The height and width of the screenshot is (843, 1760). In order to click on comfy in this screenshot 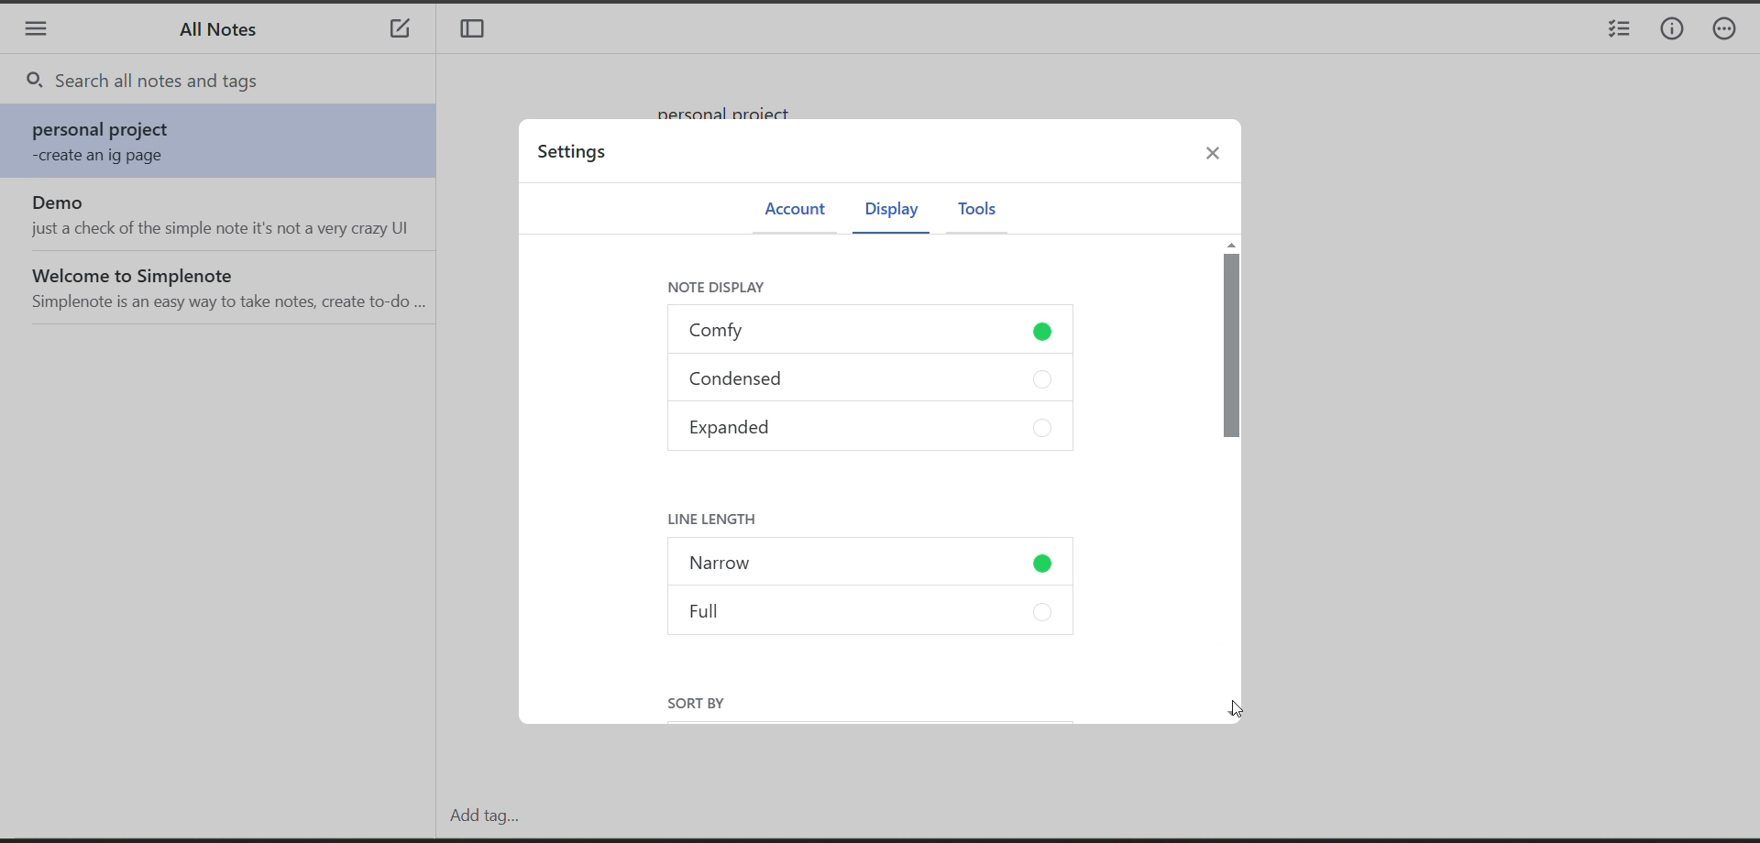, I will do `click(872, 334)`.